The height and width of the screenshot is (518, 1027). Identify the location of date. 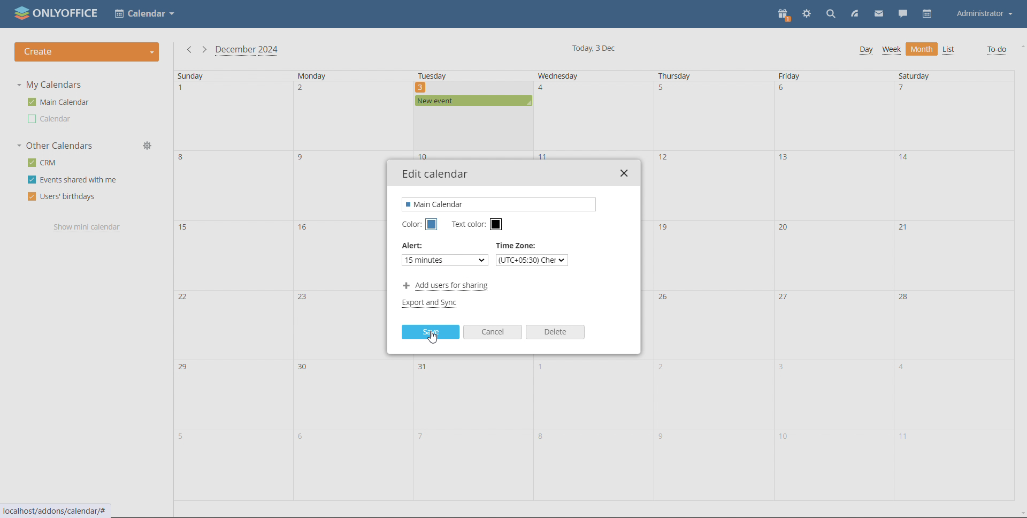
(595, 116).